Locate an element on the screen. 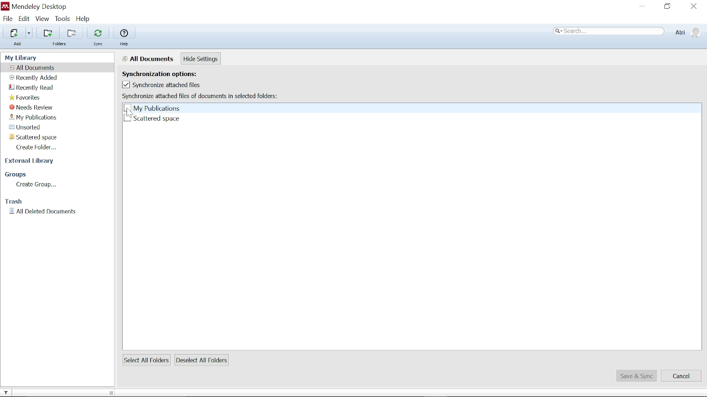 Image resolution: width=707 pixels, height=397 pixels. Help is located at coordinates (126, 33).